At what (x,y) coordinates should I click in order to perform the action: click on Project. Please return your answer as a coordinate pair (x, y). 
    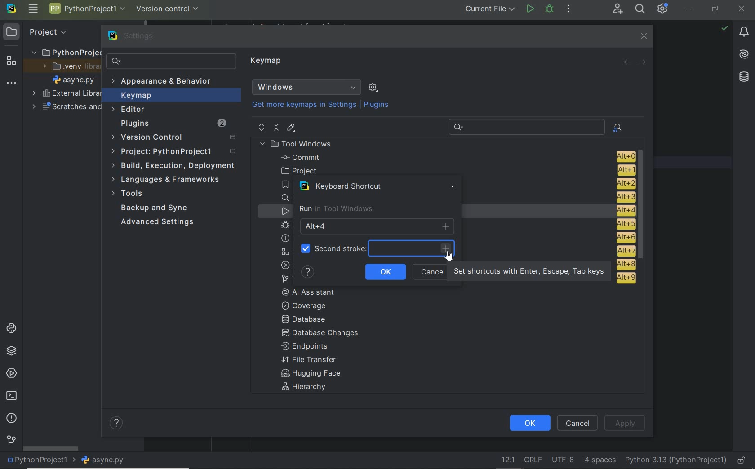
    Looking at the image, I should click on (39, 31).